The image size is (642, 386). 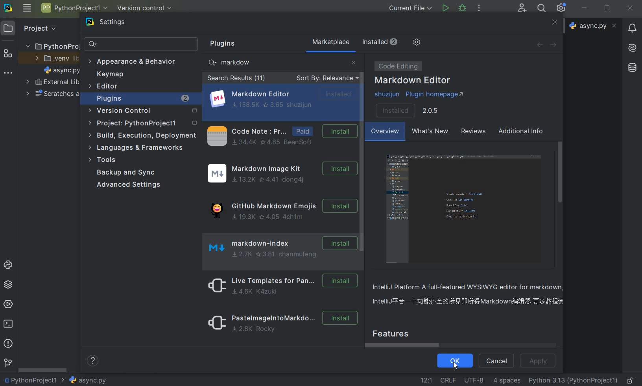 What do you see at coordinates (326, 79) in the screenshot?
I see `sort by: revelance` at bounding box center [326, 79].